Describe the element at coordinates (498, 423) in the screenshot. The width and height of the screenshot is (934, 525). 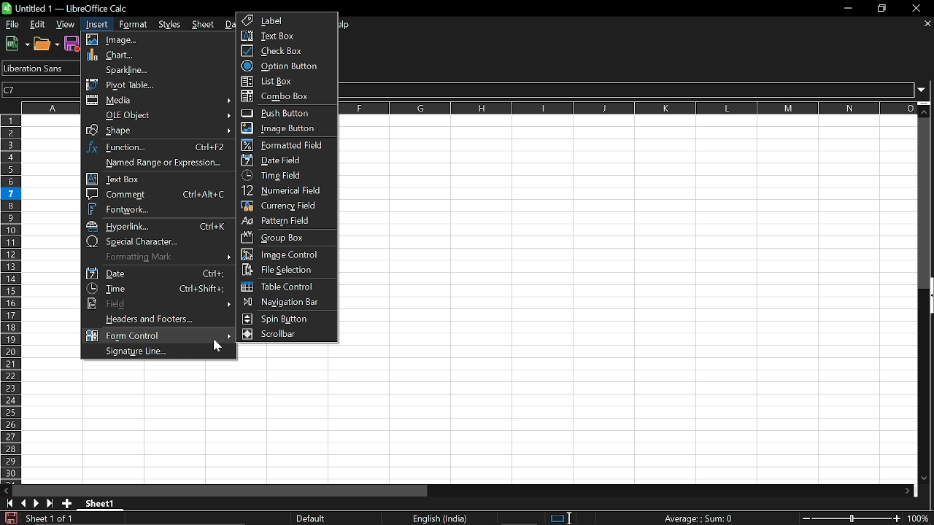
I see `Fillable cells` at that location.